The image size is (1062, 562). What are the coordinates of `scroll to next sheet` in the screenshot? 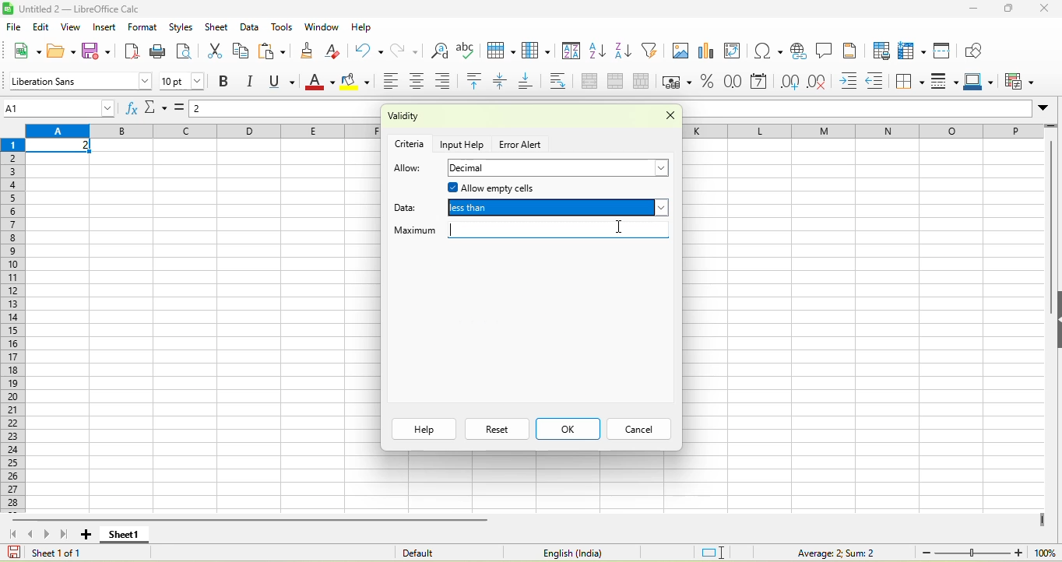 It's located at (49, 535).